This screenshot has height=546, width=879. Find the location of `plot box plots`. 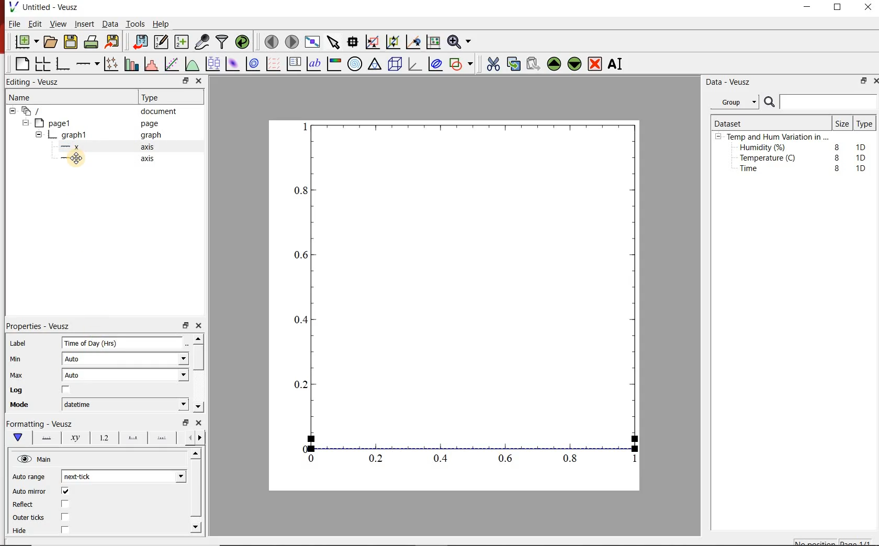

plot box plots is located at coordinates (213, 64).